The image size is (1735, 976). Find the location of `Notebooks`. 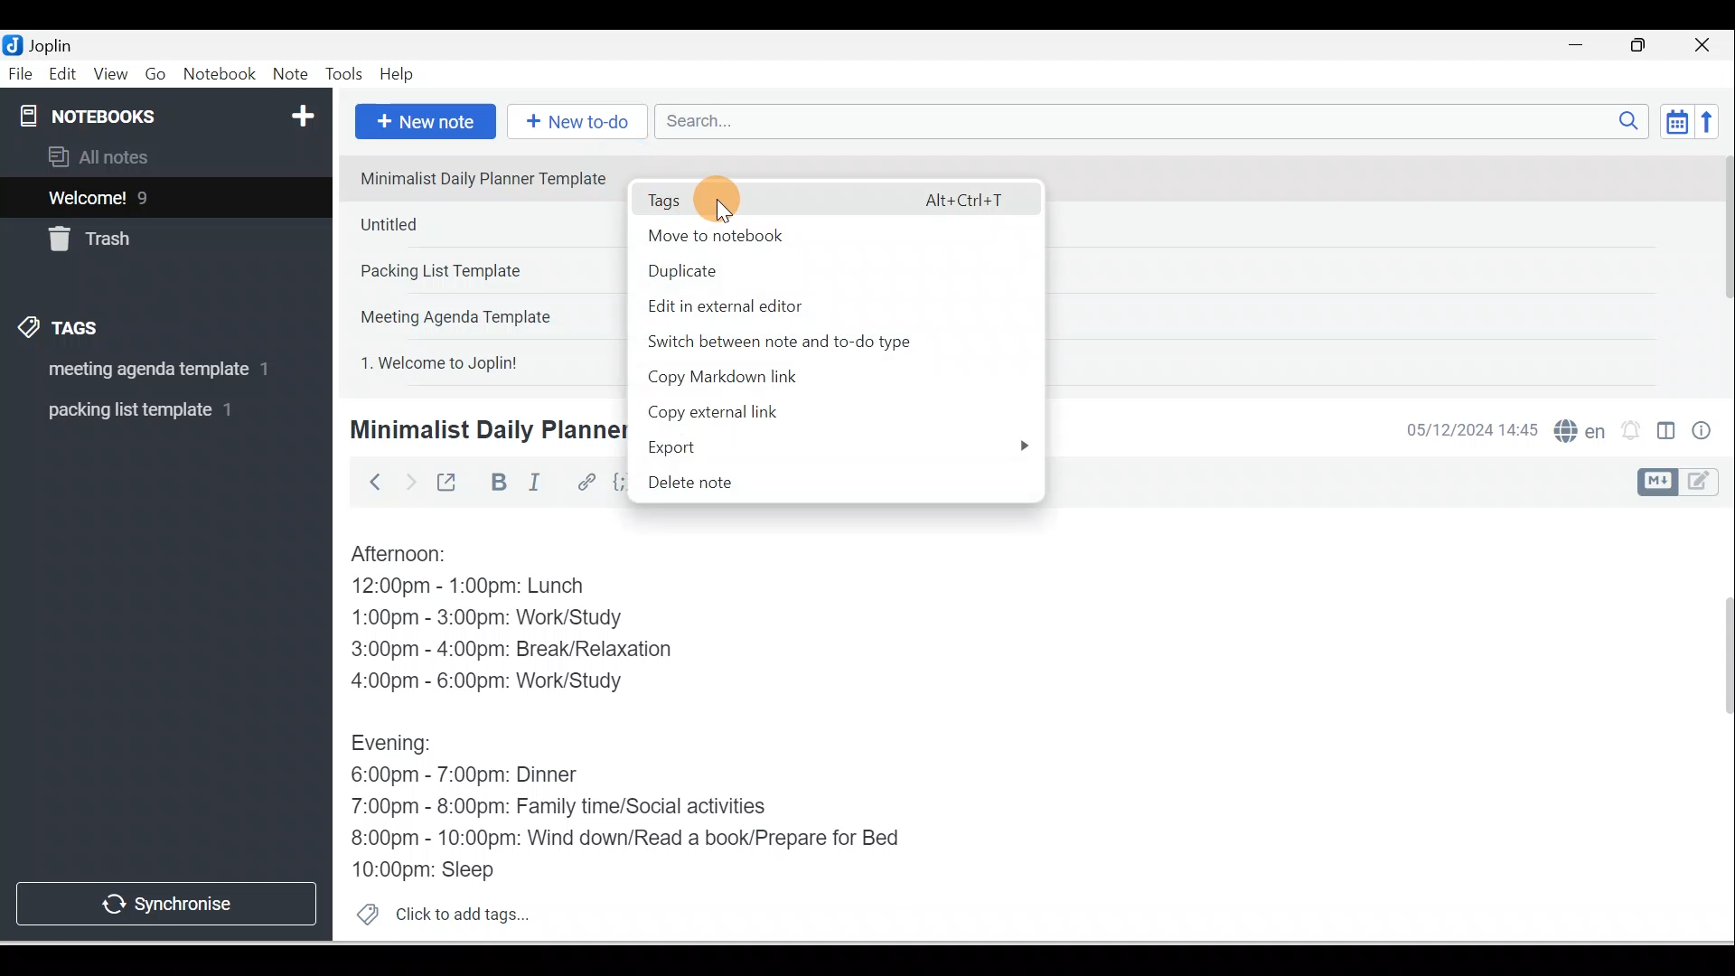

Notebooks is located at coordinates (170, 112).